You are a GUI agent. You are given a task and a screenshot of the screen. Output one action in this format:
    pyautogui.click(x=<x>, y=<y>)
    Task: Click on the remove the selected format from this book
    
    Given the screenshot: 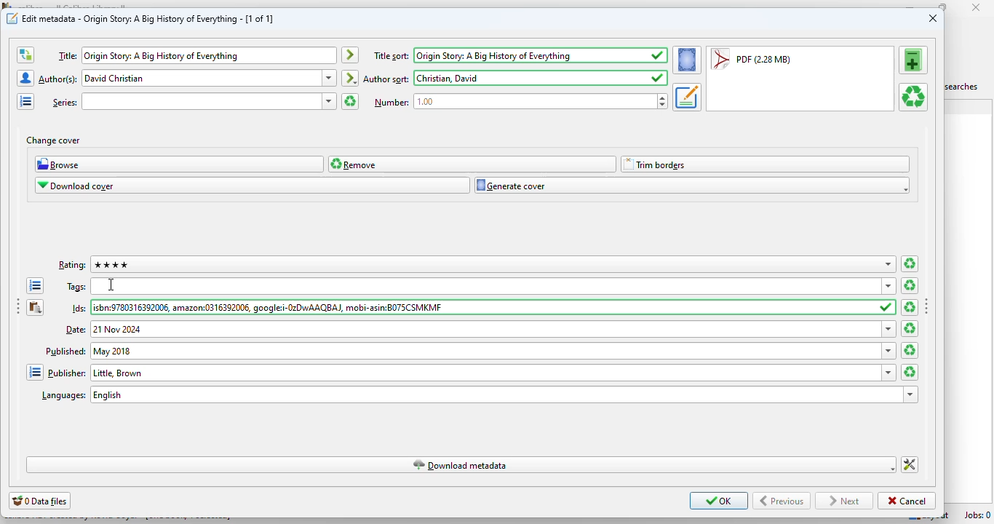 What is the action you would take?
    pyautogui.click(x=914, y=98)
    